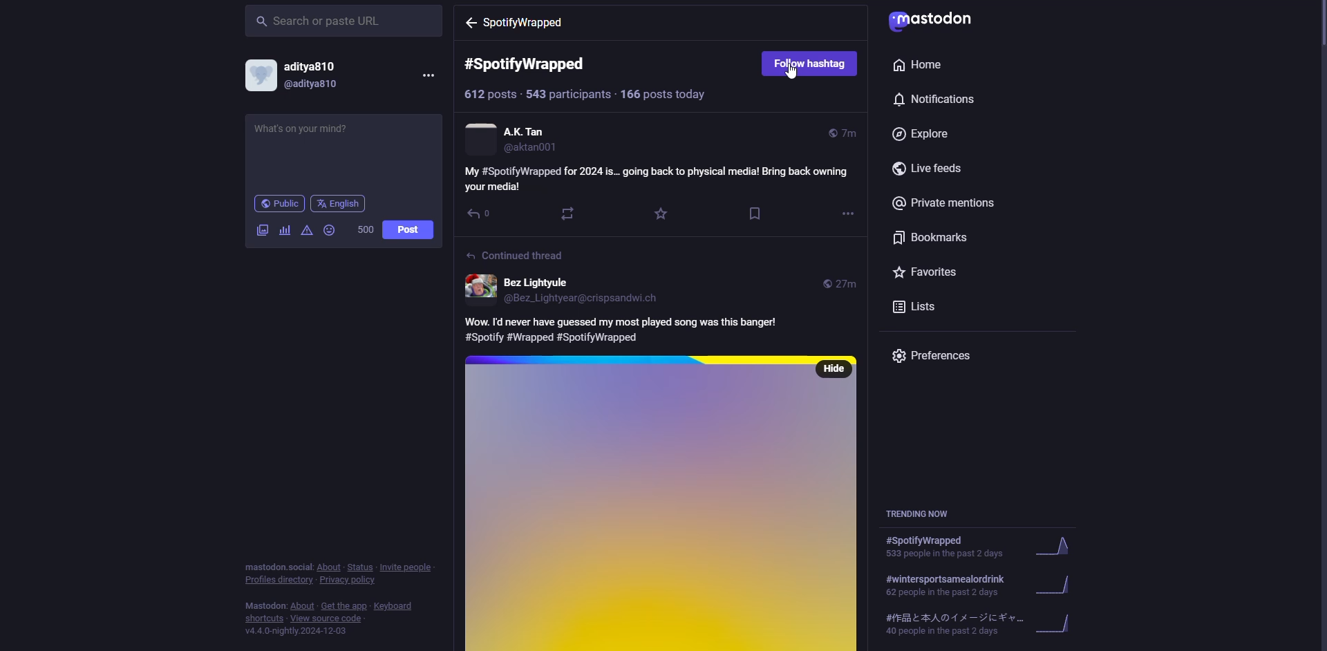 The width and height of the screenshot is (1327, 651). I want to click on account, so click(568, 289).